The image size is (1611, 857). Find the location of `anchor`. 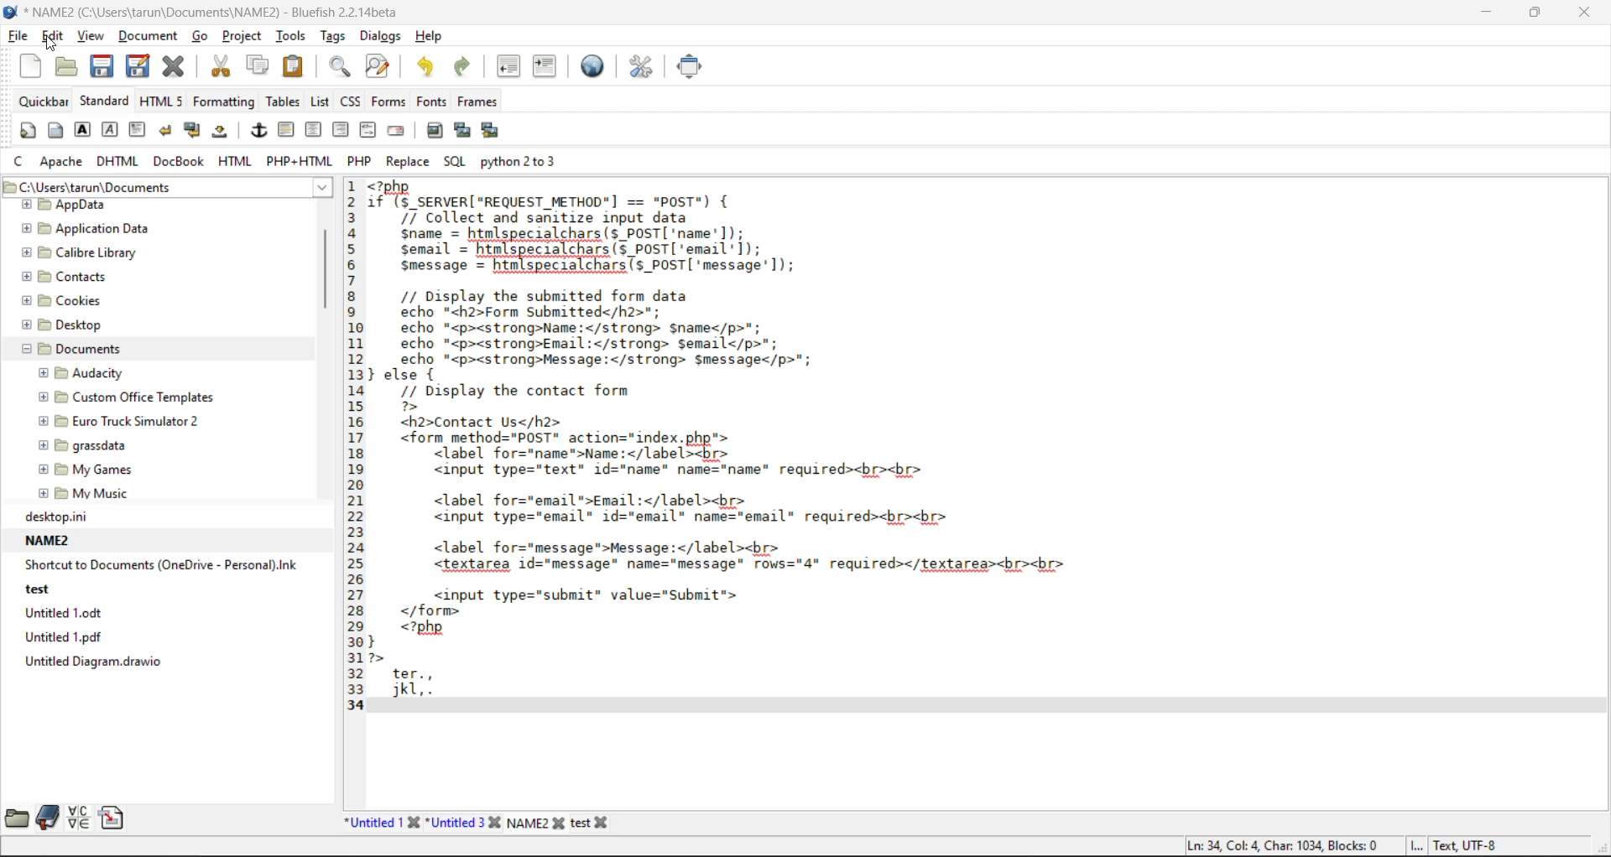

anchor is located at coordinates (259, 129).